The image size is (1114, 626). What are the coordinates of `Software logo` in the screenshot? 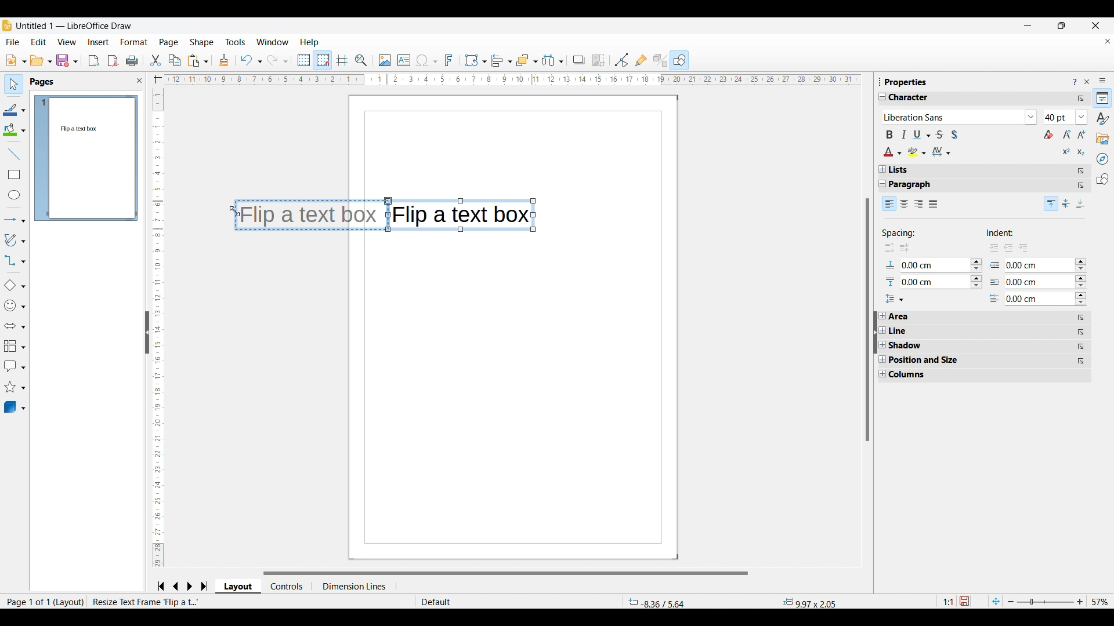 It's located at (7, 26).